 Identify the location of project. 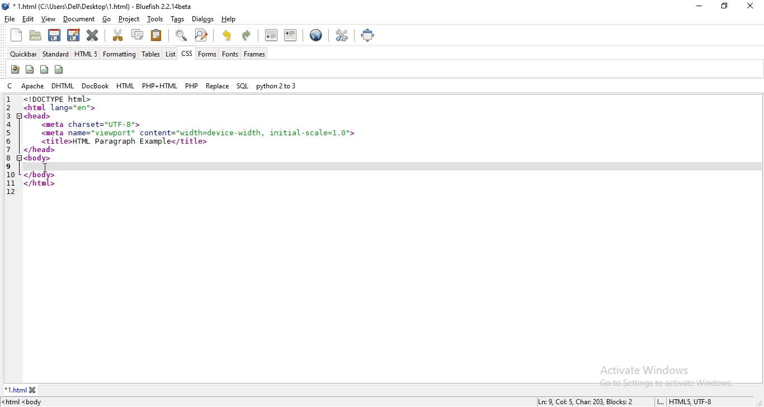
(128, 18).